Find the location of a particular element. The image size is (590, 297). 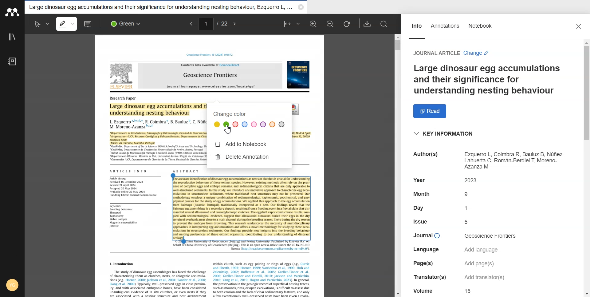

Close is located at coordinates (579, 27).